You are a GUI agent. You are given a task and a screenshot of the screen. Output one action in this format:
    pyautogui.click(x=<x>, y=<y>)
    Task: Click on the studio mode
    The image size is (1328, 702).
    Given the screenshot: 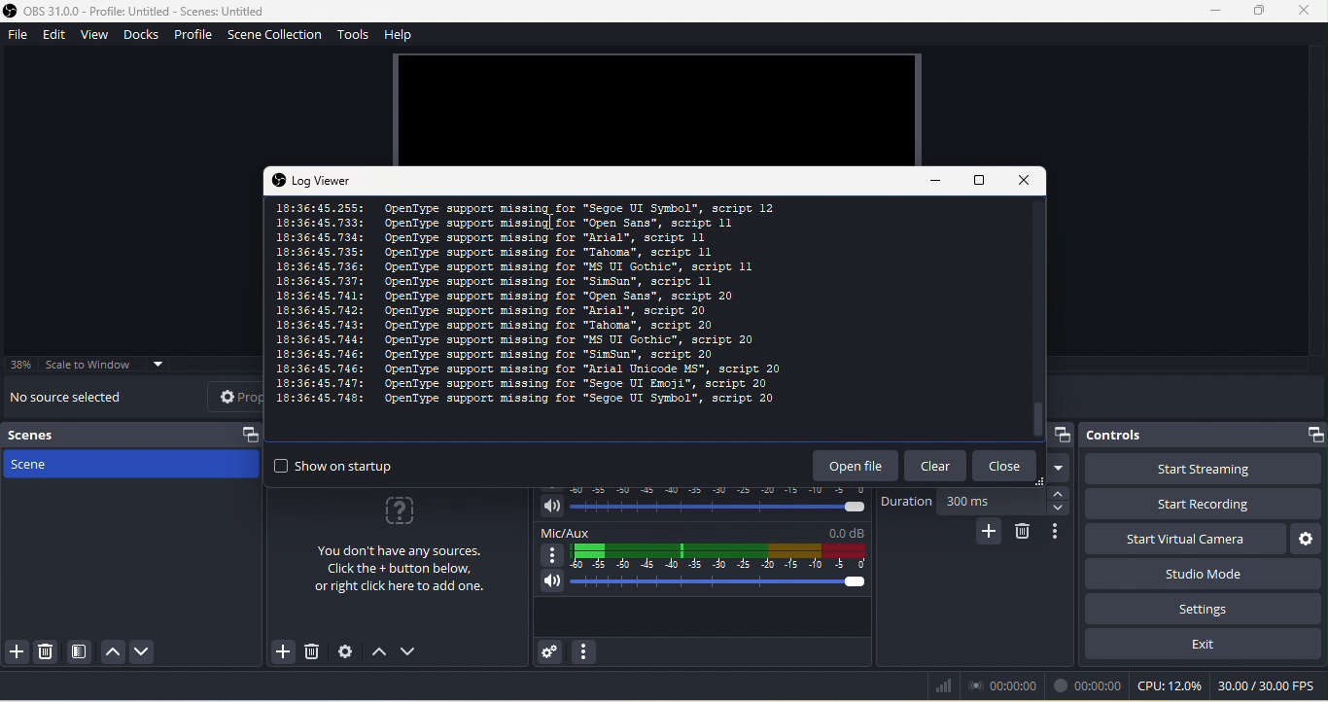 What is the action you would take?
    pyautogui.click(x=1203, y=573)
    